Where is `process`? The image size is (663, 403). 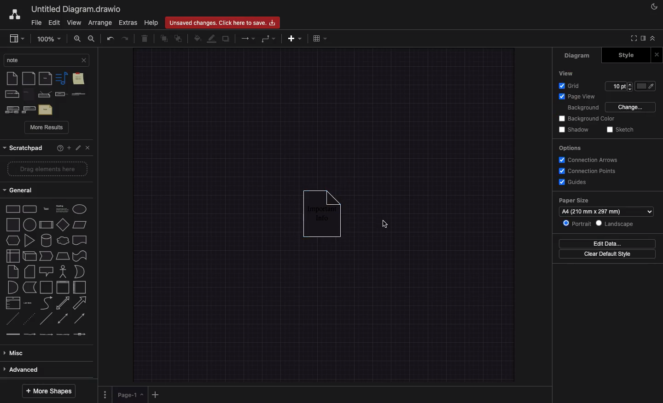
process is located at coordinates (30, 225).